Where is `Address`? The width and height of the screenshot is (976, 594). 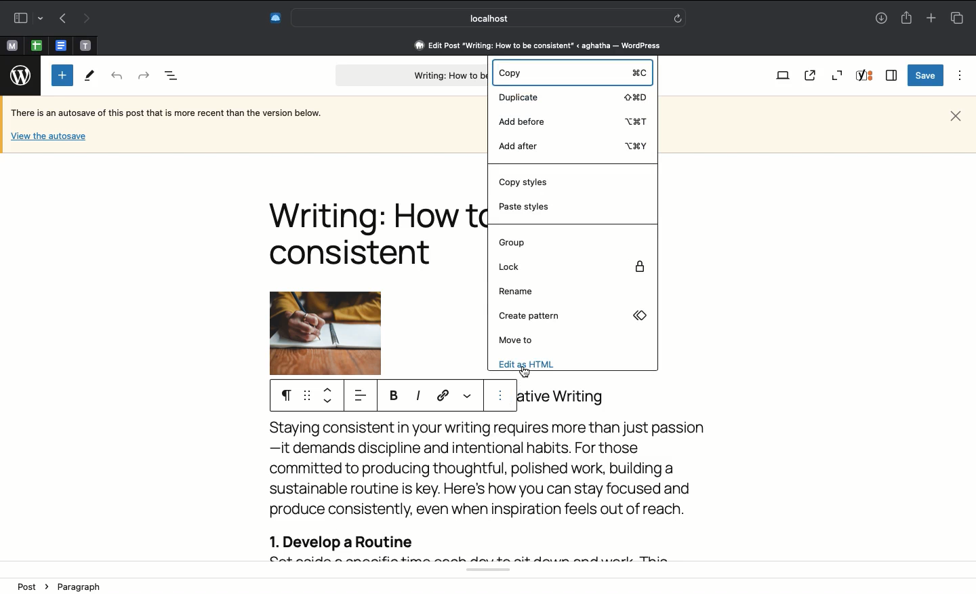
Address is located at coordinates (529, 45).